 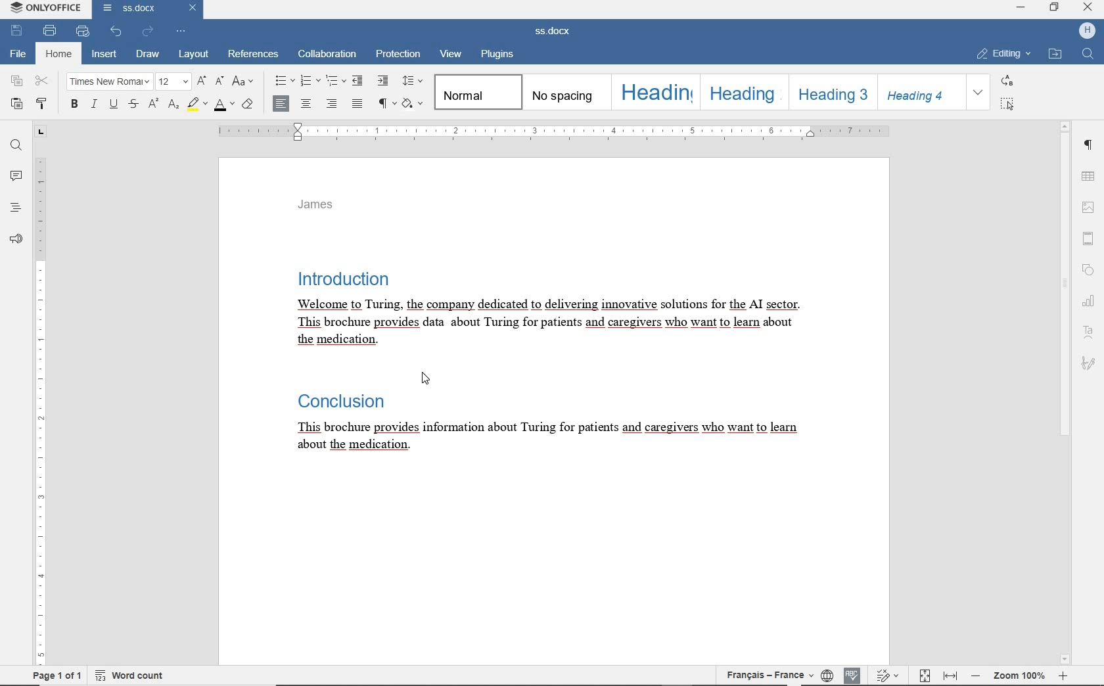 What do you see at coordinates (1090, 363) in the screenshot?
I see `SIGNATURE` at bounding box center [1090, 363].